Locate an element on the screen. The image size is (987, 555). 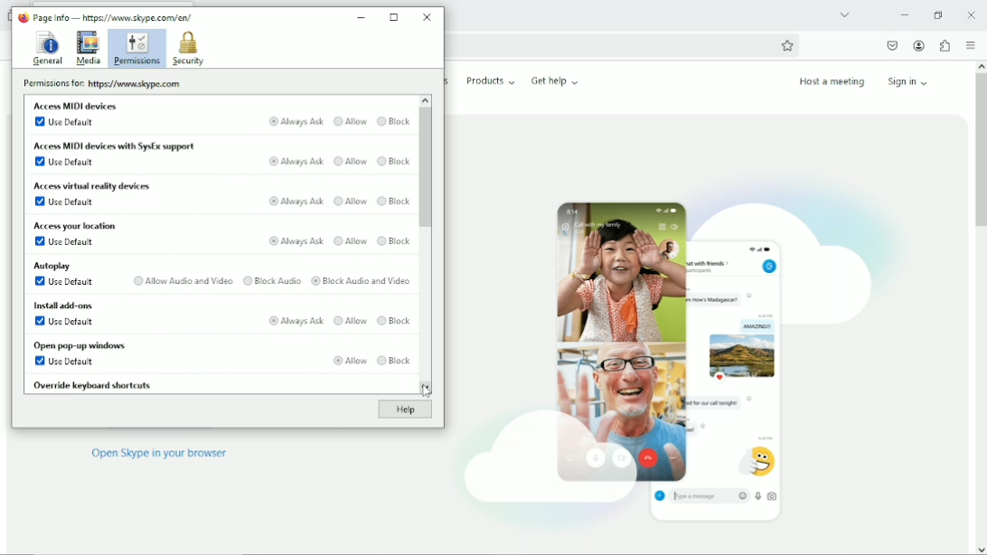
Use default is located at coordinates (65, 203).